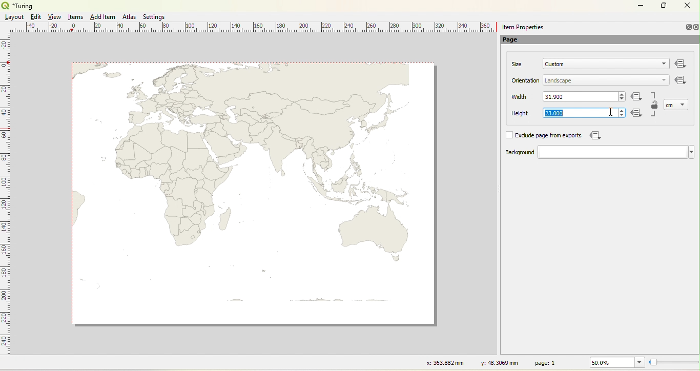  I want to click on Icon, so click(639, 114).